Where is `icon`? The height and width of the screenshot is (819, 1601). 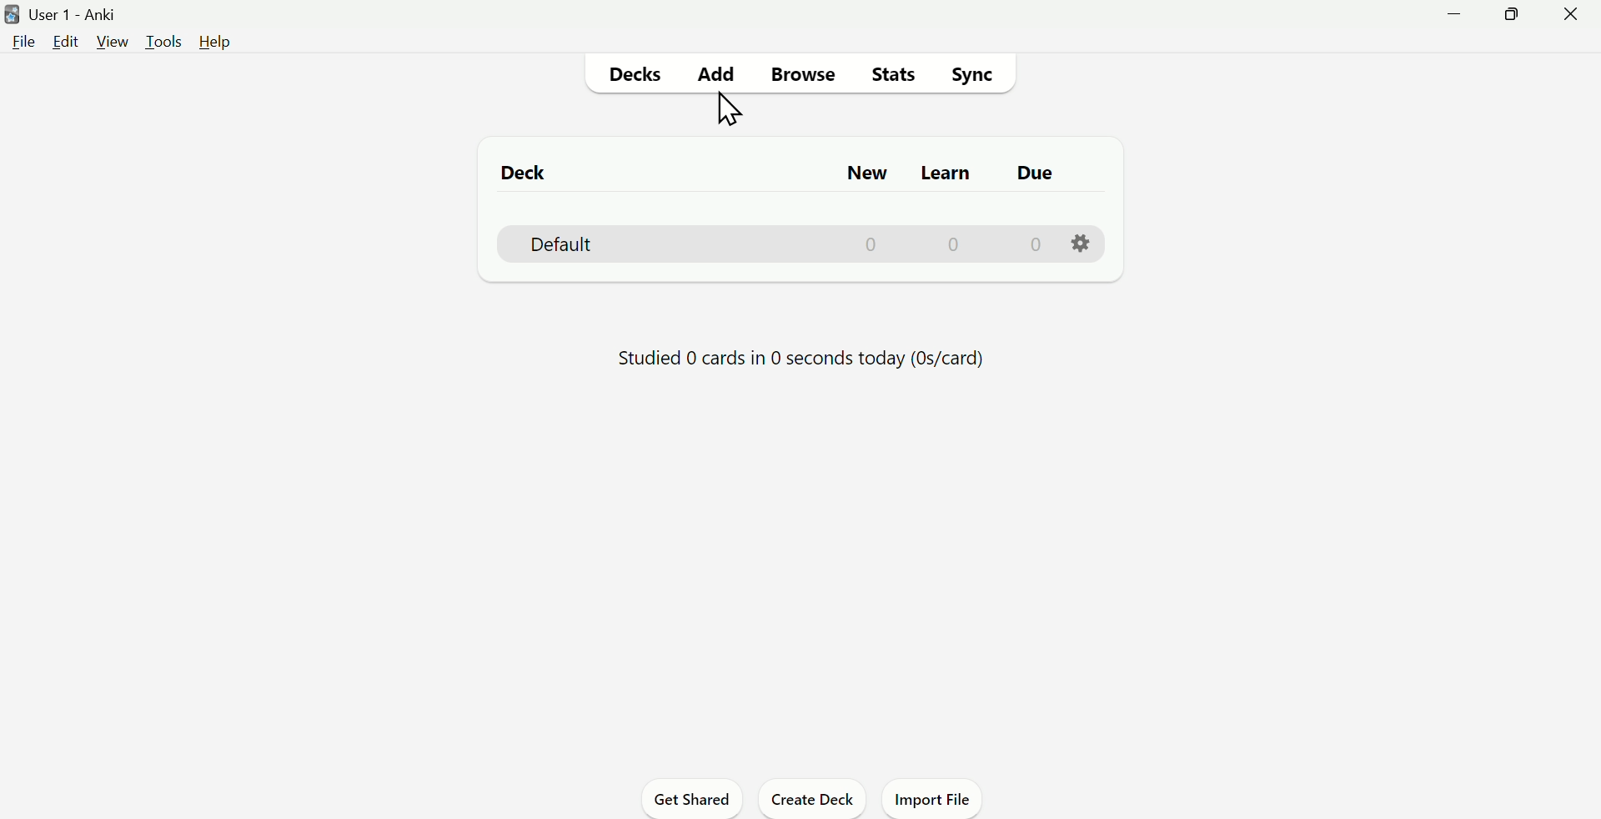
icon is located at coordinates (10, 13).